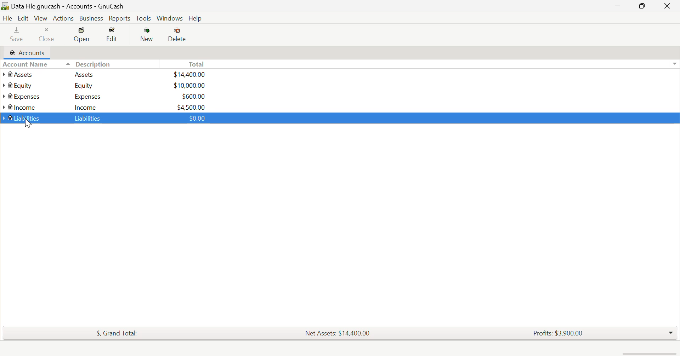 This screenshot has width=680, height=356. What do you see at coordinates (28, 124) in the screenshot?
I see `Cursor Position` at bounding box center [28, 124].